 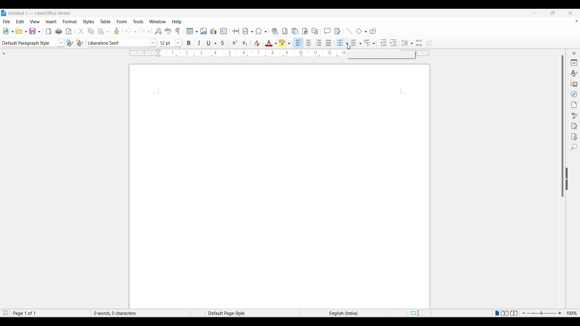 I want to click on Manage changes, so click(x=574, y=126).